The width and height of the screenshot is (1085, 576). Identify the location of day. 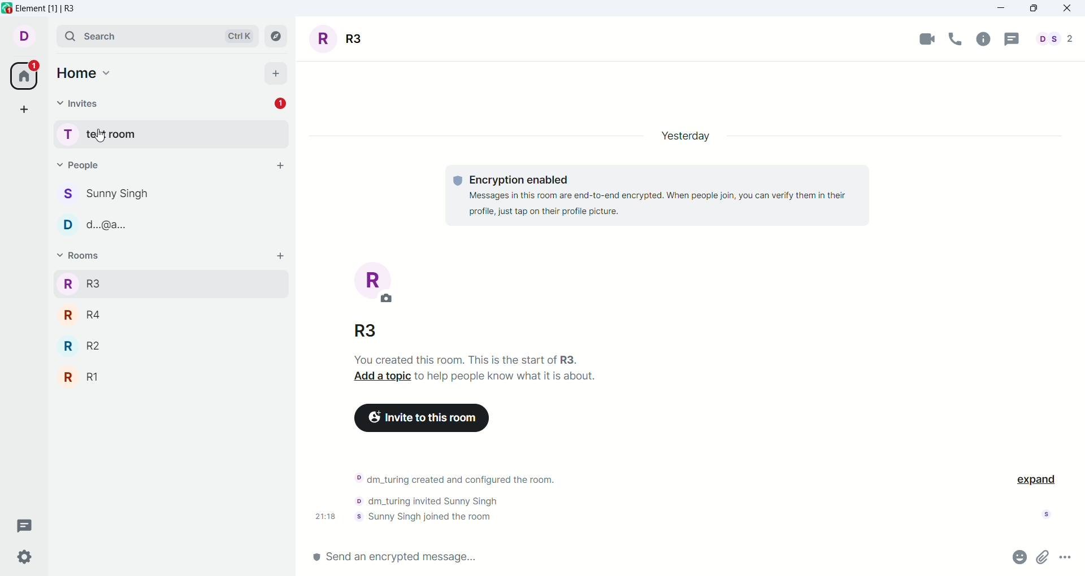
(691, 137).